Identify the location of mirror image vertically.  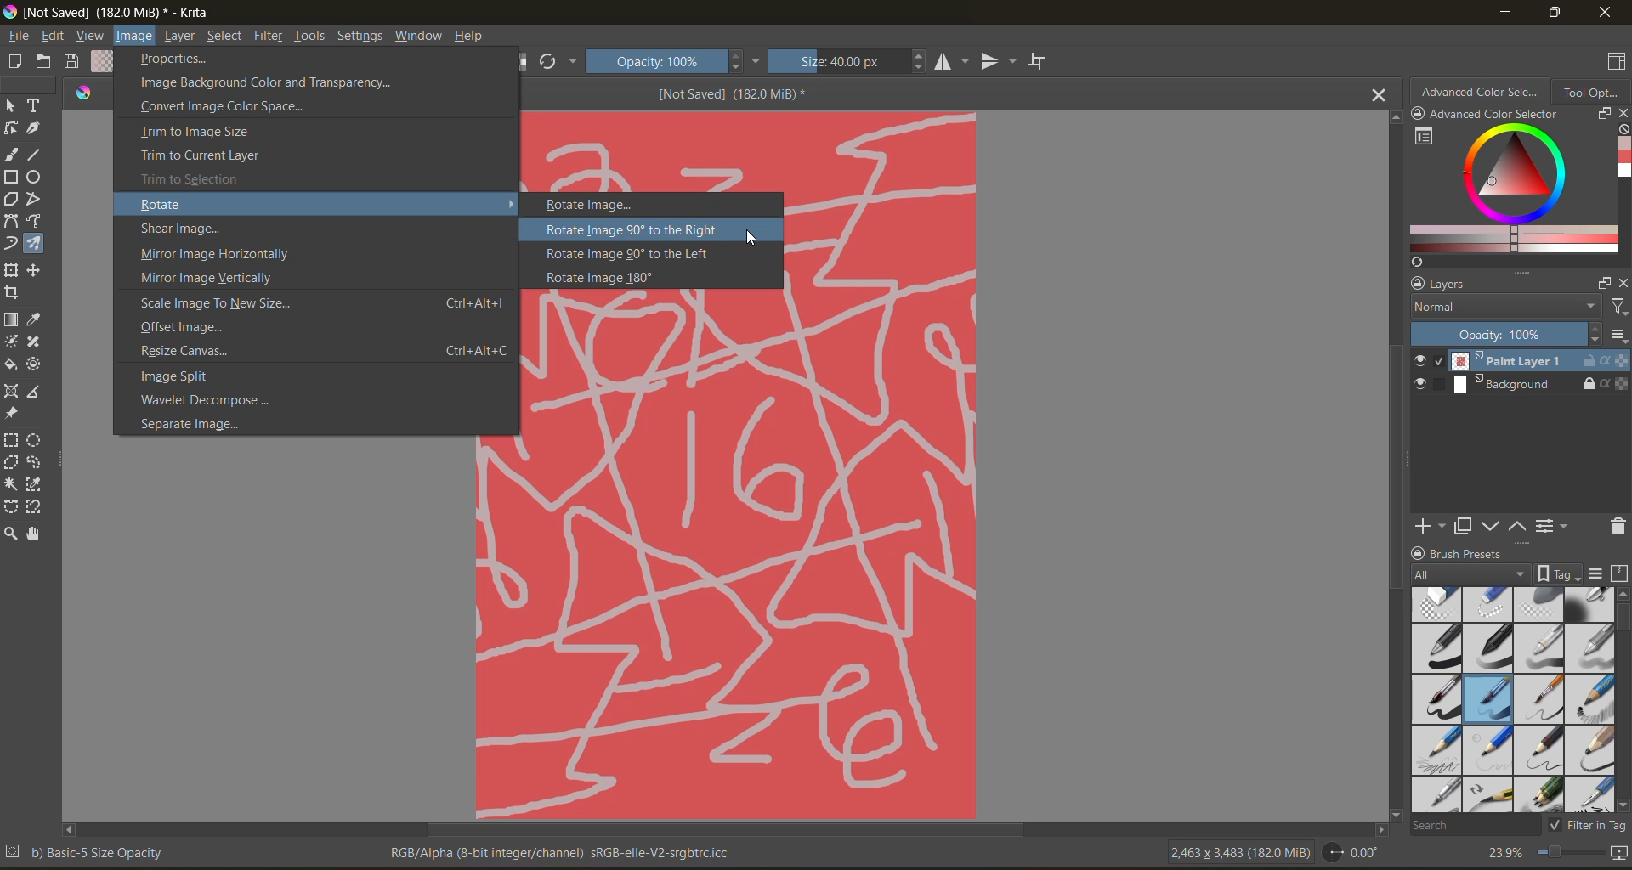
(216, 279).